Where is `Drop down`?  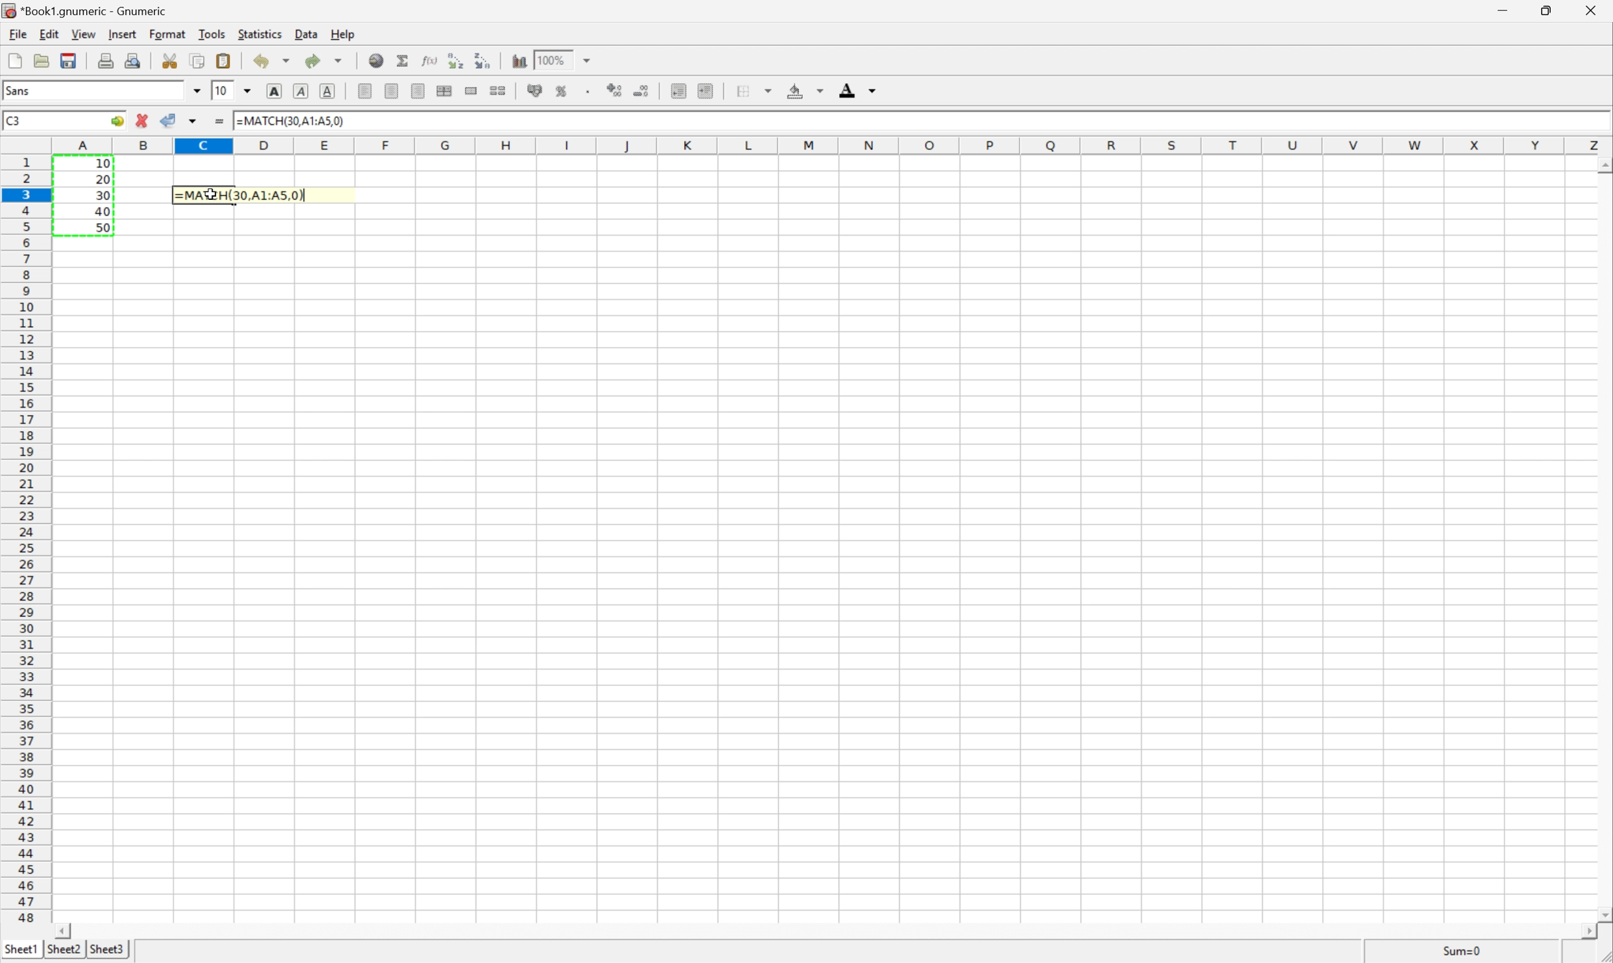 Drop down is located at coordinates (338, 62).